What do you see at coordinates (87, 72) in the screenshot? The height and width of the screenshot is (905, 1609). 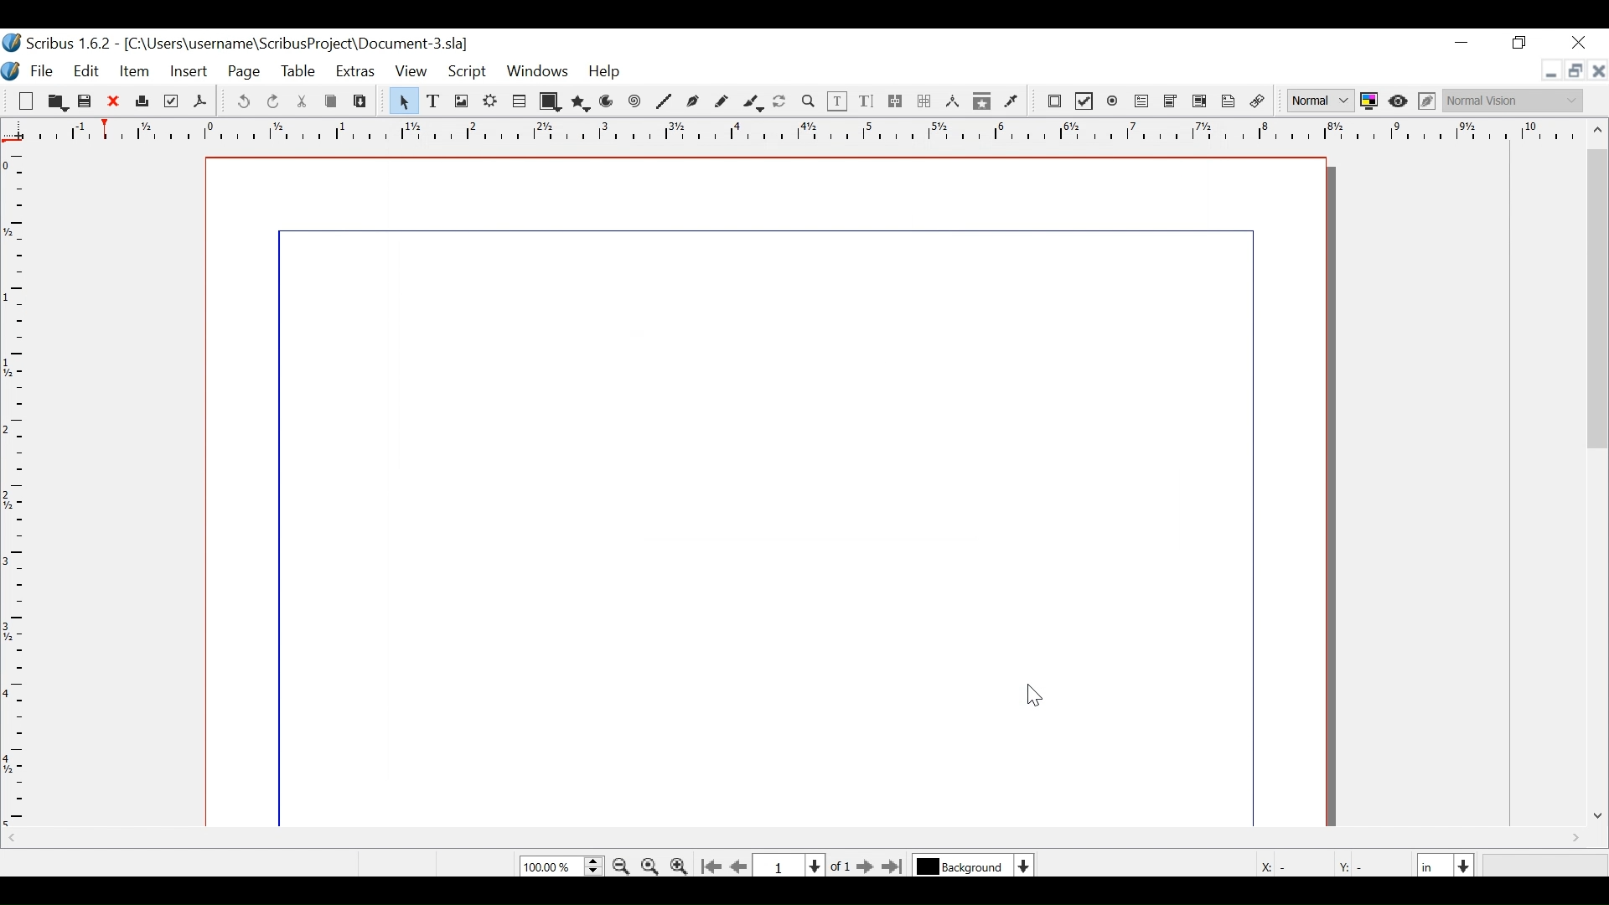 I see `Edit` at bounding box center [87, 72].